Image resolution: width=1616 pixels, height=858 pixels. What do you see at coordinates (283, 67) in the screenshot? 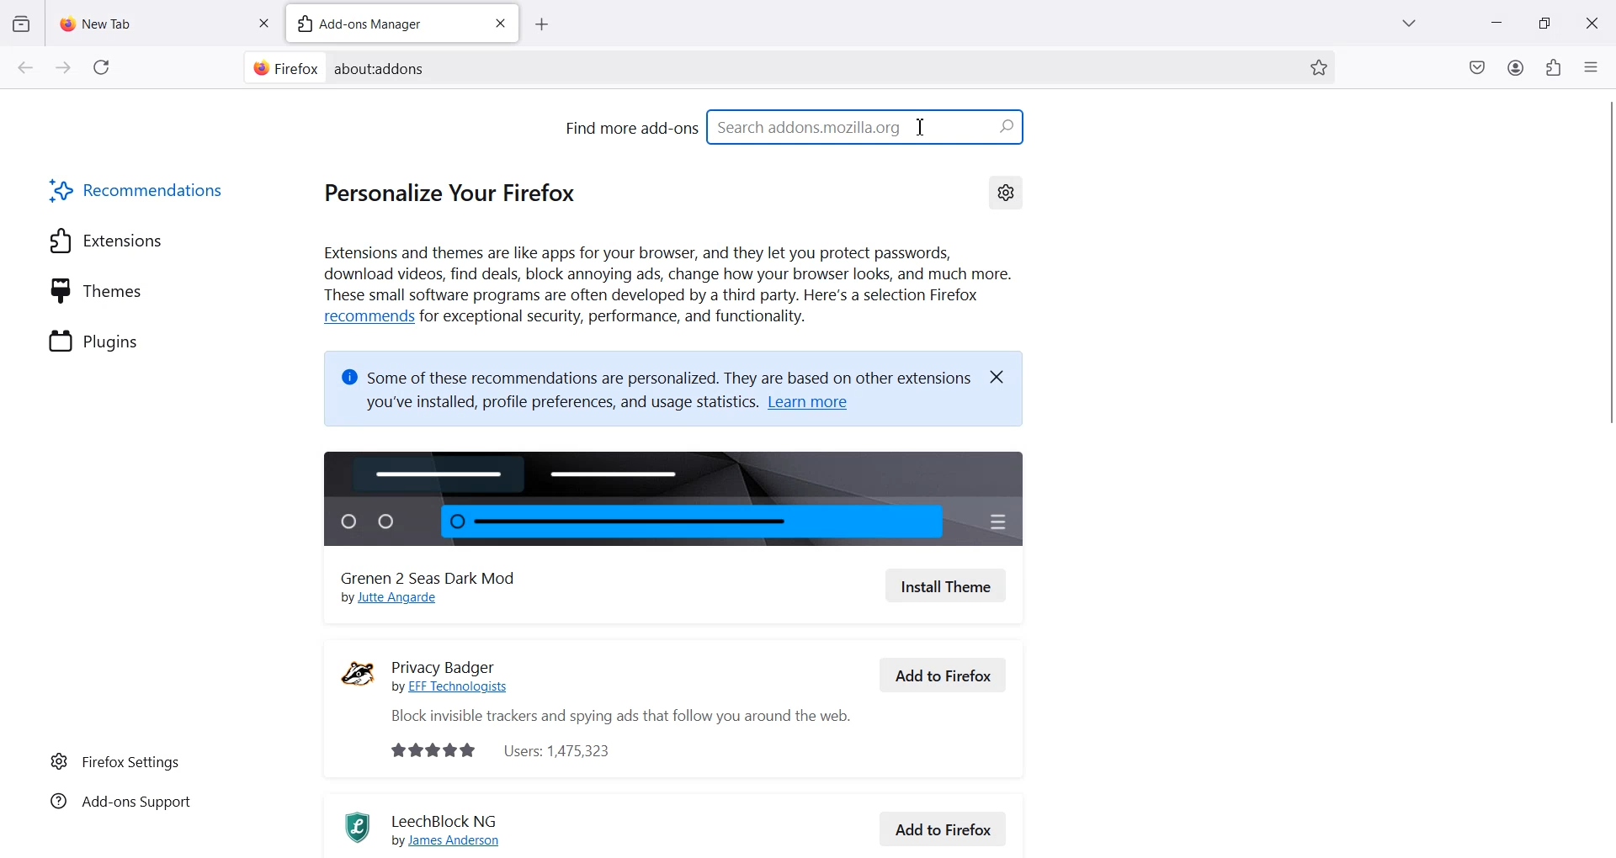
I see `Firefox` at bounding box center [283, 67].